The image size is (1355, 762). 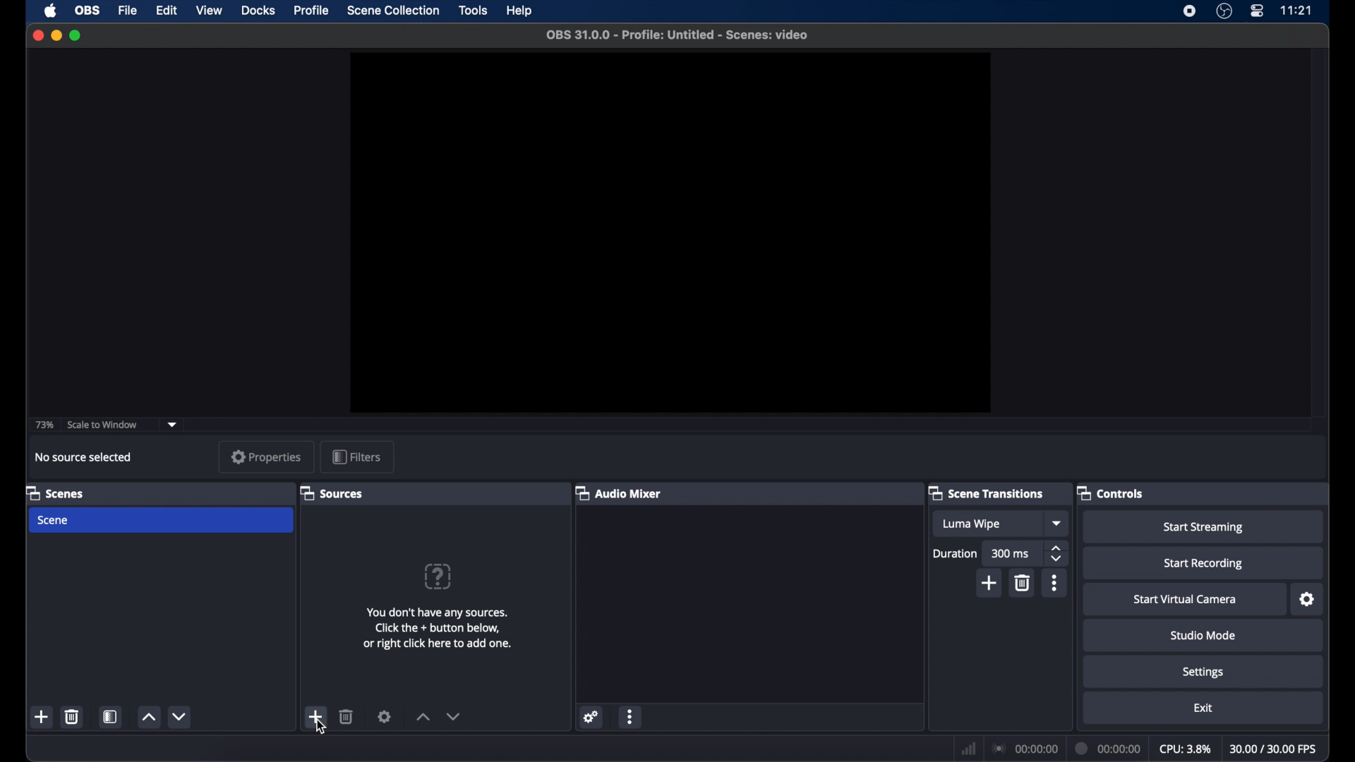 What do you see at coordinates (89, 10) in the screenshot?
I see `obs` at bounding box center [89, 10].